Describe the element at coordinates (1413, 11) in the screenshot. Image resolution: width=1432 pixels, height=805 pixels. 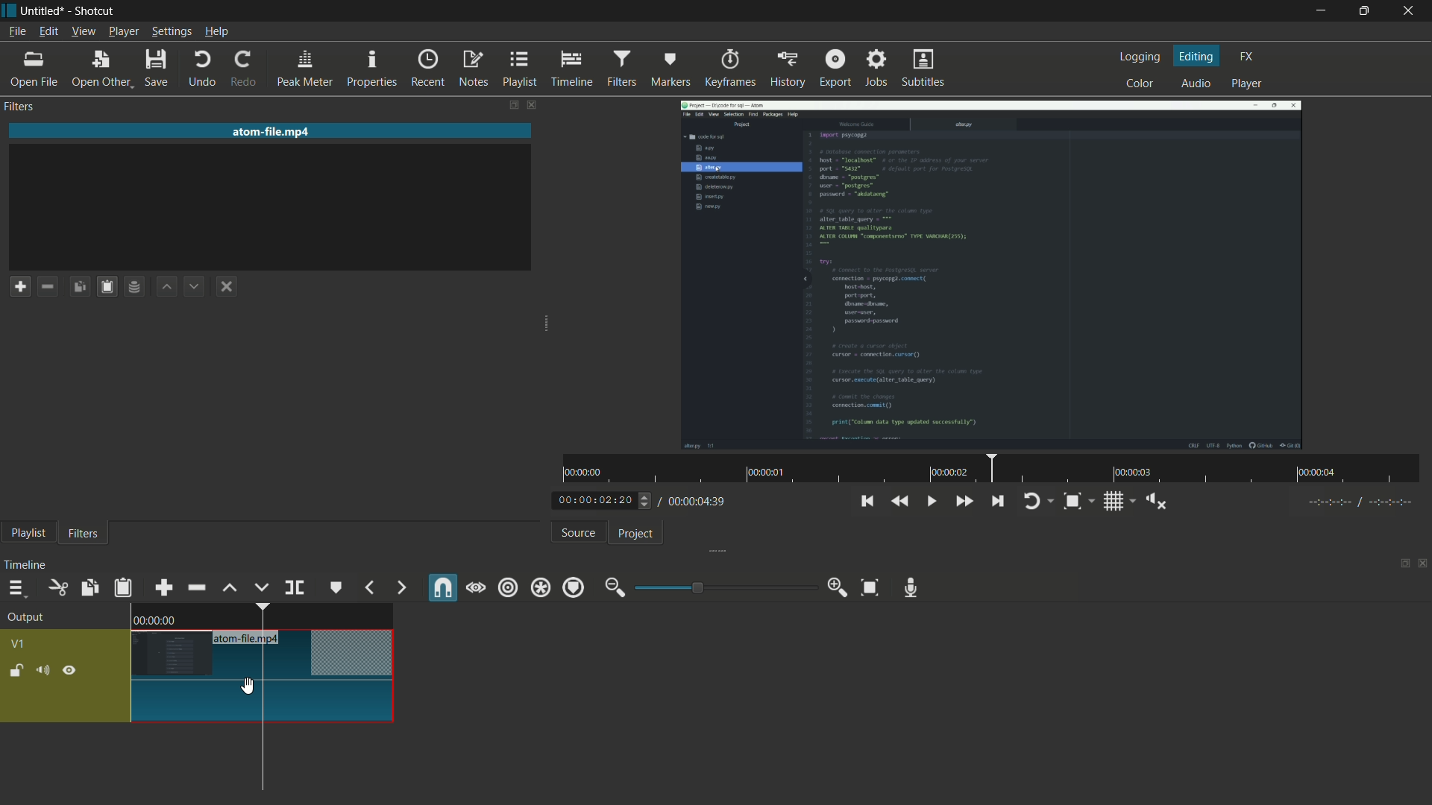
I see `close app` at that location.